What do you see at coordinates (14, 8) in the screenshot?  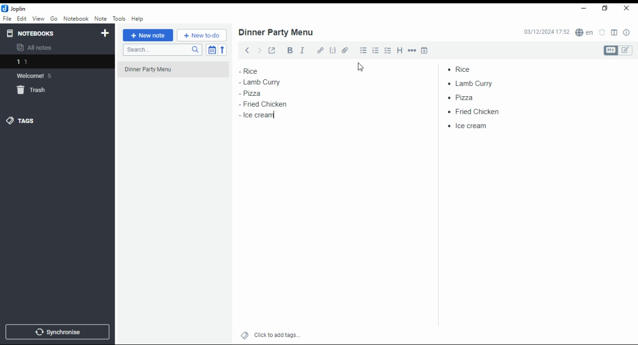 I see `Joplin` at bounding box center [14, 8].